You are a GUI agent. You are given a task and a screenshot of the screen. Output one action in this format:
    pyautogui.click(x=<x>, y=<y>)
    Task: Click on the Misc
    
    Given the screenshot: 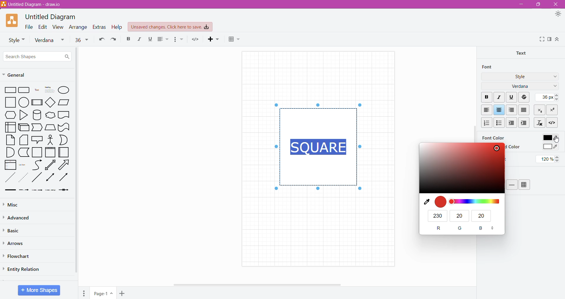 What is the action you would take?
    pyautogui.click(x=18, y=204)
    